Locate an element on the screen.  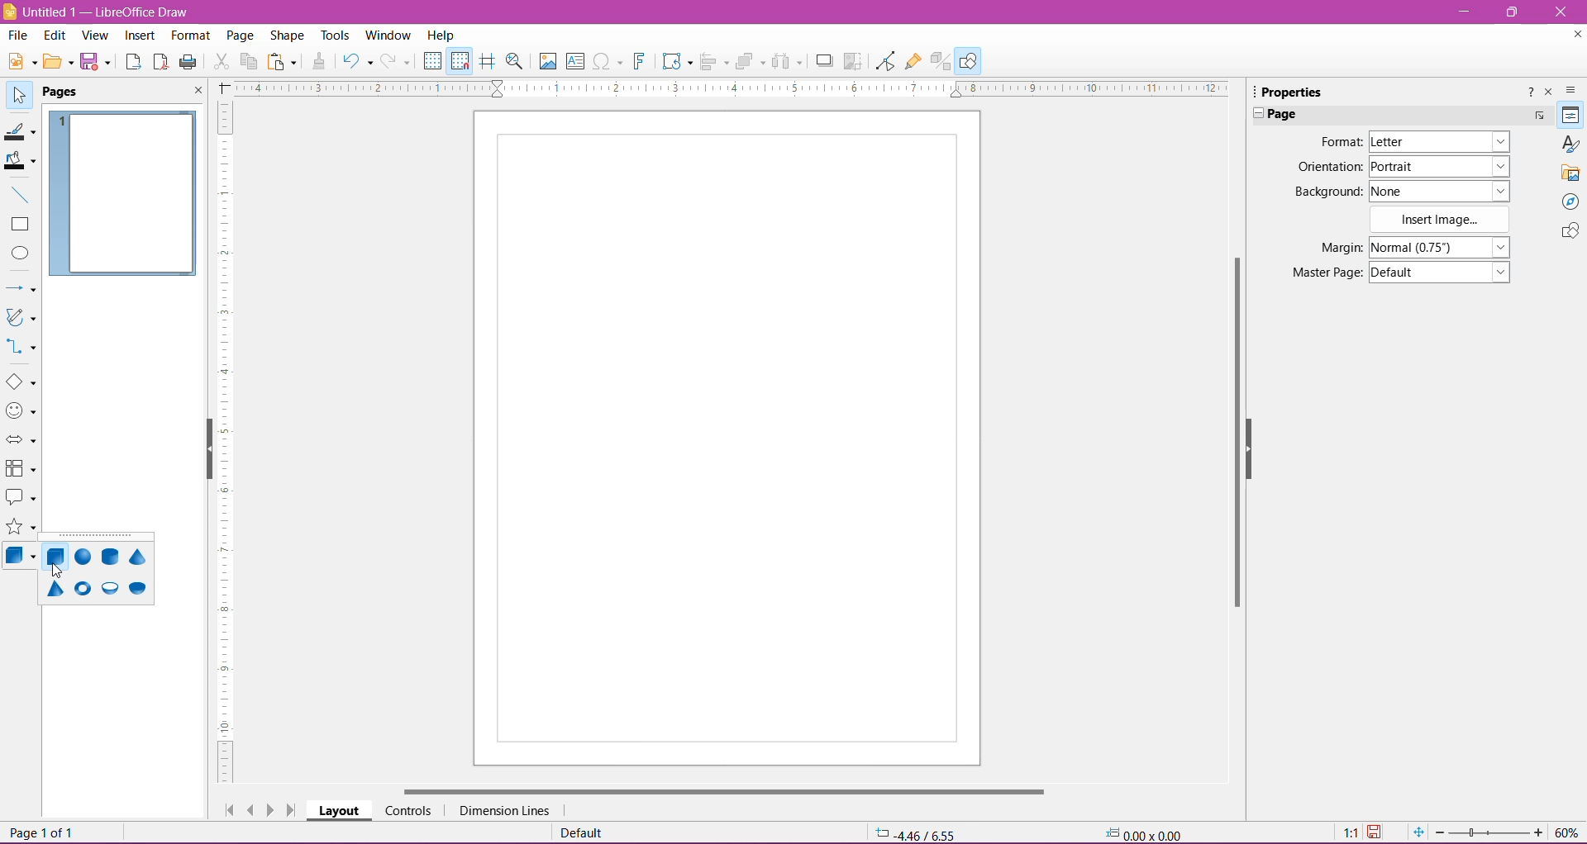
Shapes is located at coordinates (1569, 232).